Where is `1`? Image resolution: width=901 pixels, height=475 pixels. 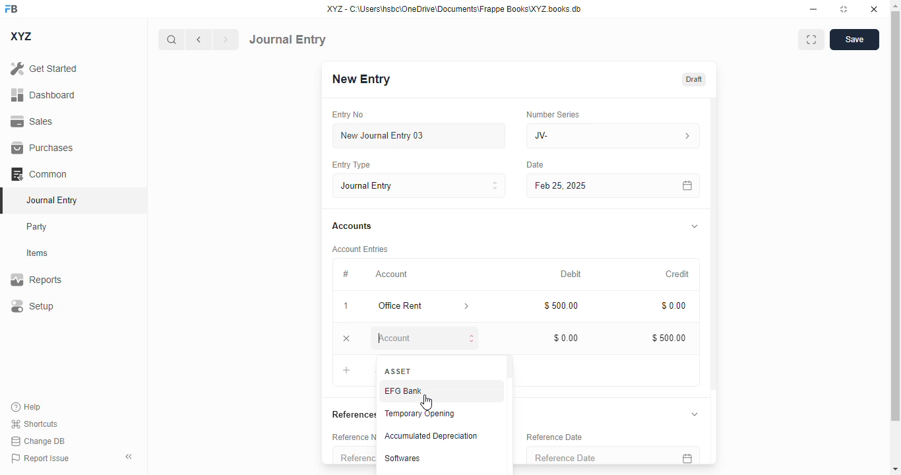
1 is located at coordinates (346, 305).